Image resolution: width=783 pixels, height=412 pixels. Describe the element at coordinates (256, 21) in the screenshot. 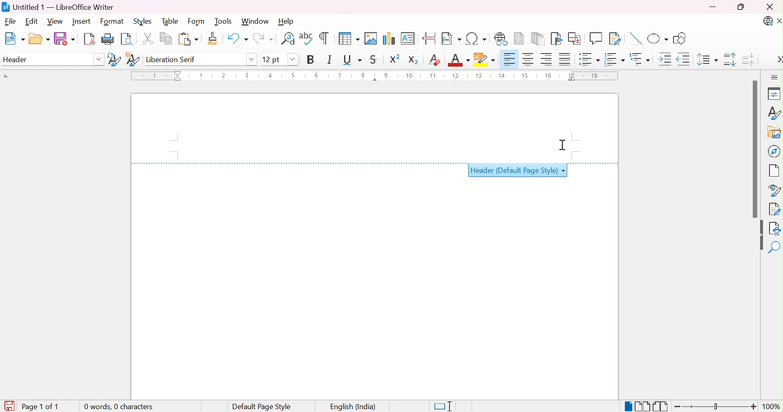

I see `Window` at that location.